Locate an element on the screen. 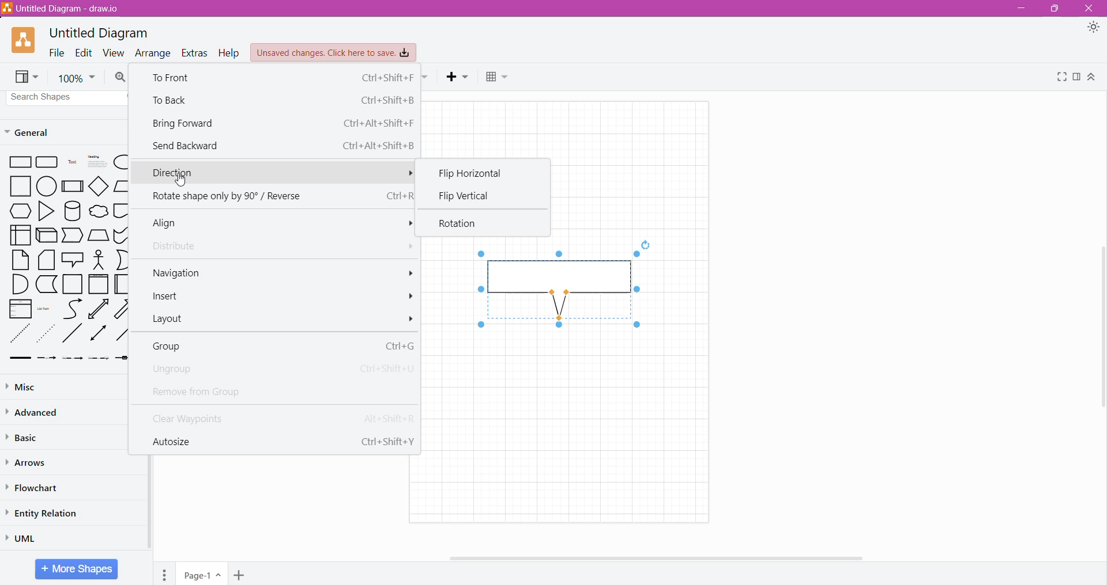  List Box is located at coordinates (20, 309).